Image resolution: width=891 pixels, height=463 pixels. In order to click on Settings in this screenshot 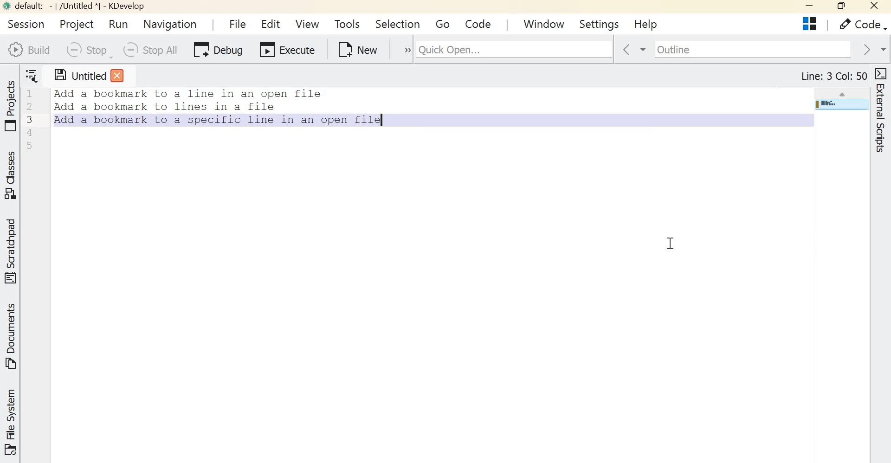, I will do `click(599, 23)`.